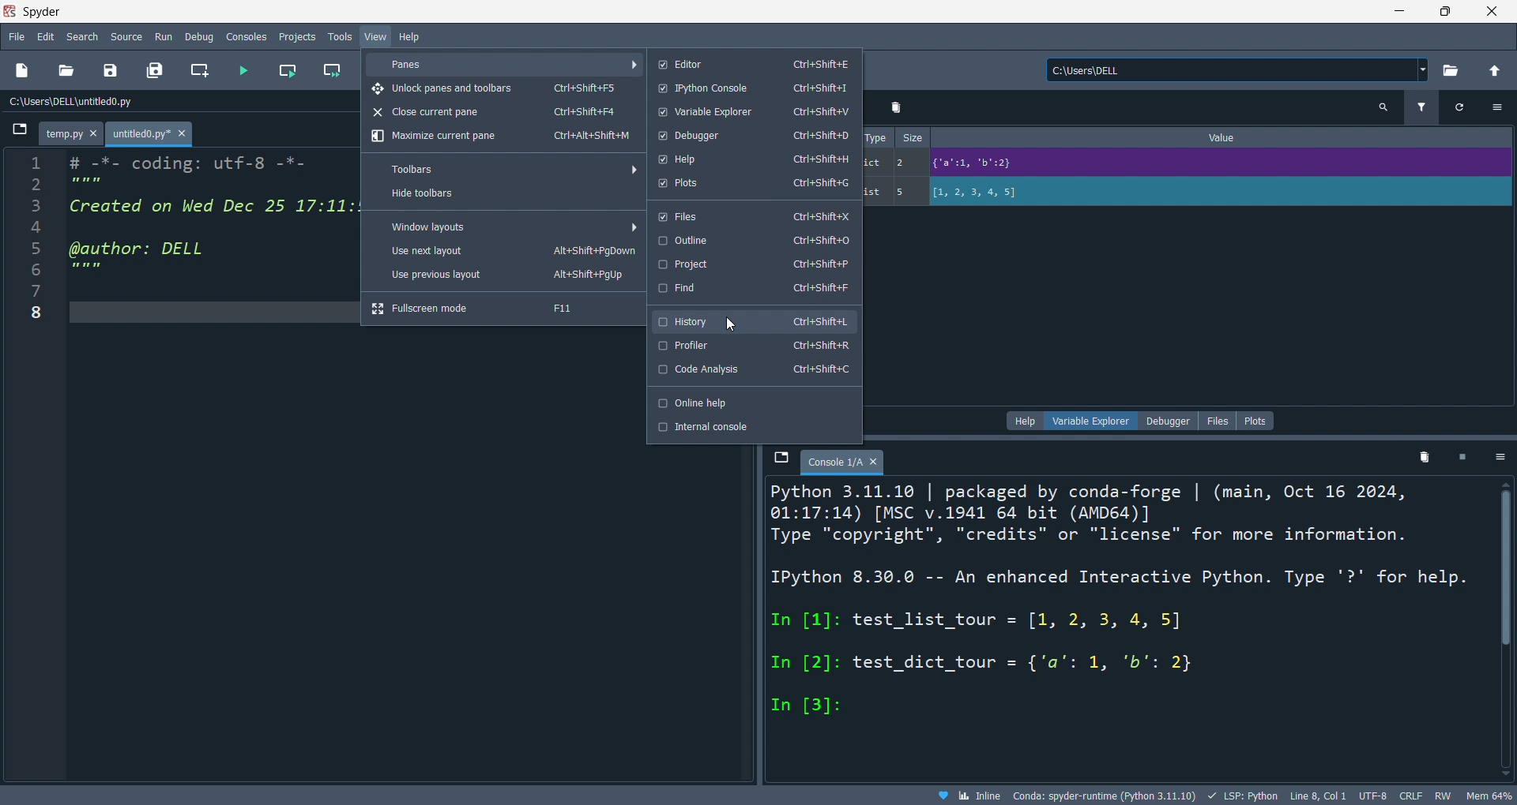 Image resolution: width=1517 pixels, height=805 pixels. I want to click on run cell and move, so click(336, 71).